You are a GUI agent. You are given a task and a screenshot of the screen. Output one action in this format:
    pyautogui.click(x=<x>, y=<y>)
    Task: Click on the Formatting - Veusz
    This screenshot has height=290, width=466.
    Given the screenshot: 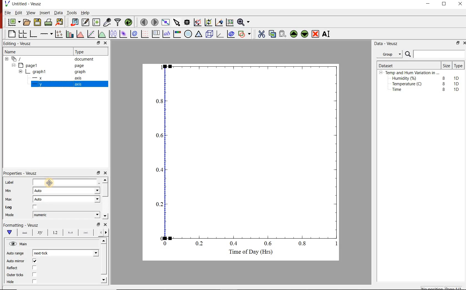 What is the action you would take?
    pyautogui.click(x=22, y=226)
    